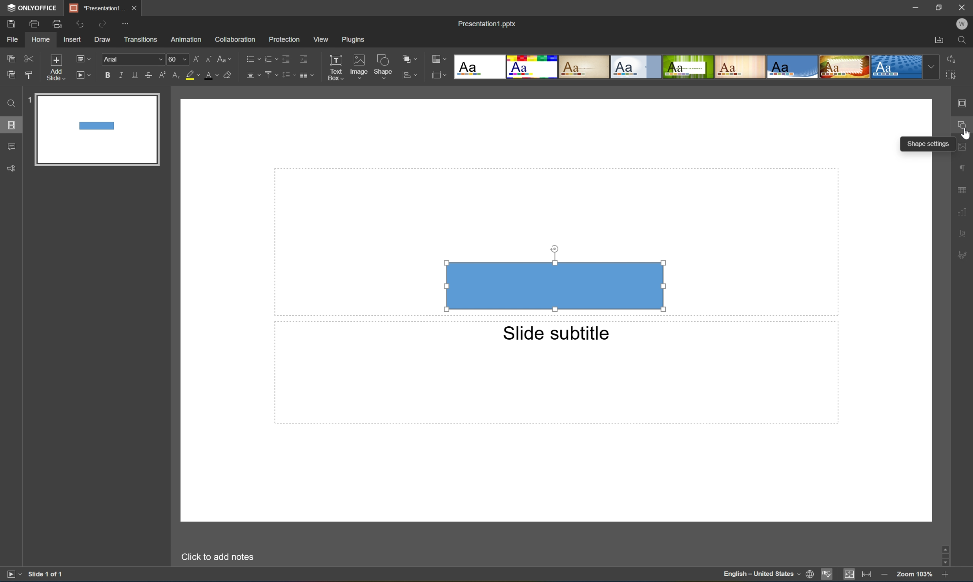 This screenshot has width=973, height=582. I want to click on Zoom 103%, so click(914, 574).